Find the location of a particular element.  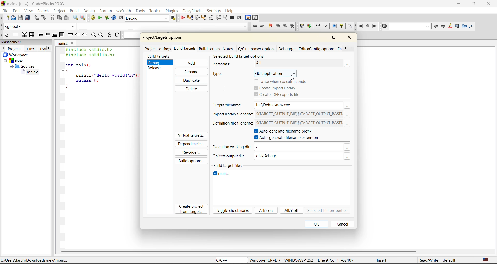

Read/Write is located at coordinates (428, 260).